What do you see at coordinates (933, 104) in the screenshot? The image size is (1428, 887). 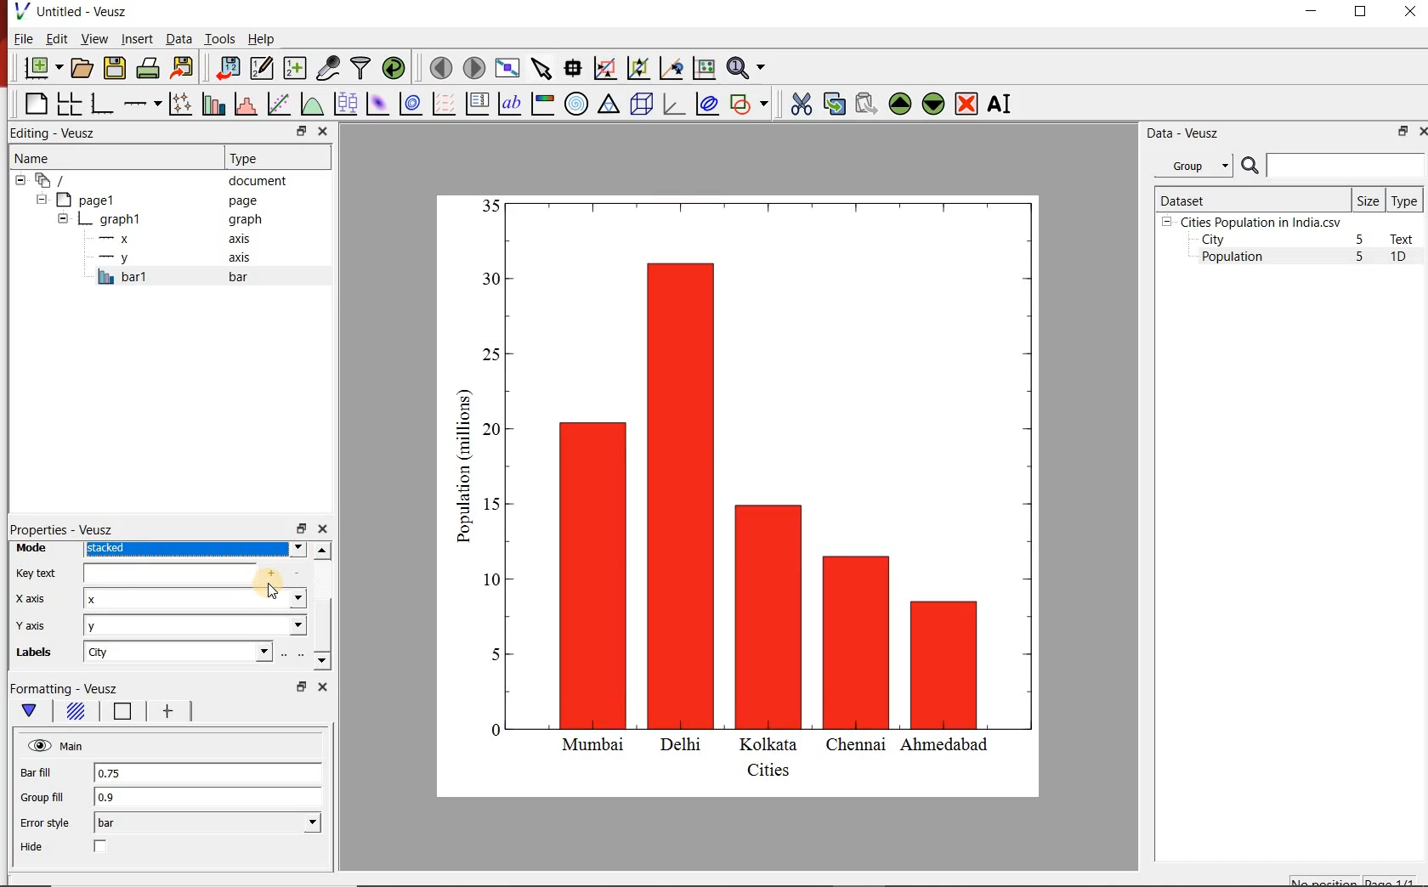 I see `move the selected widget down` at bounding box center [933, 104].